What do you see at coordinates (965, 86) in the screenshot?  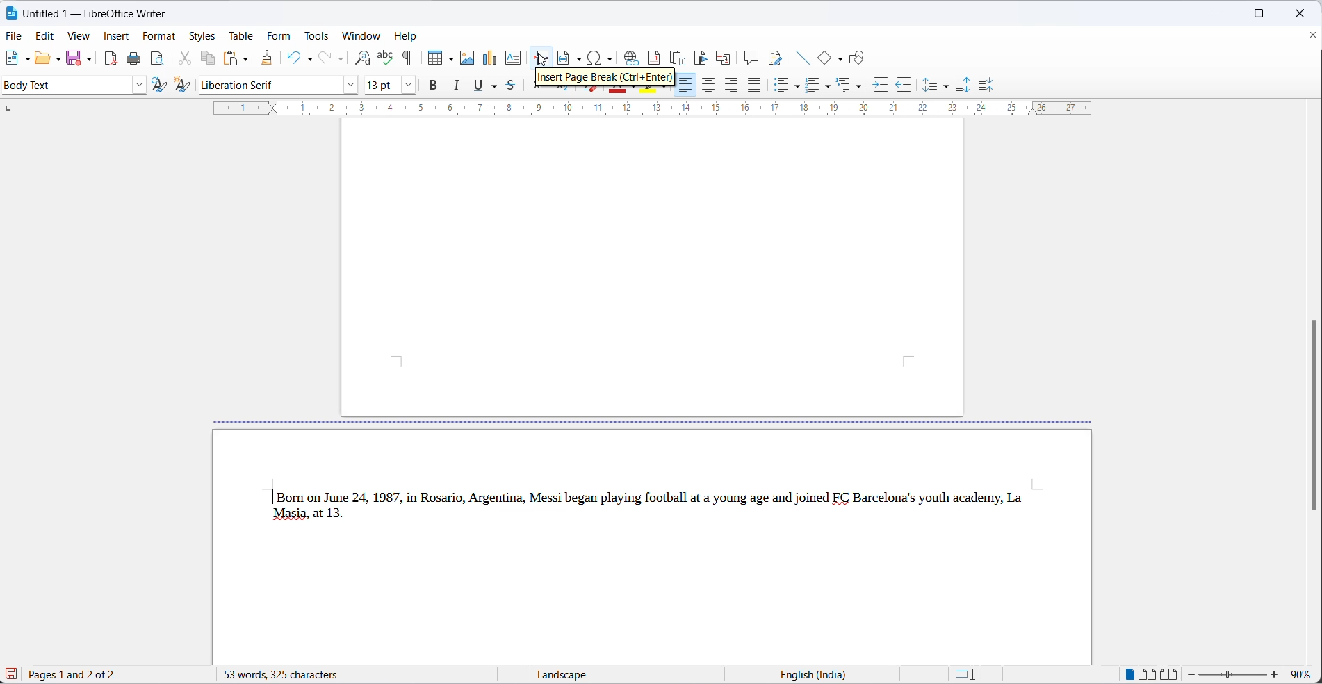 I see `increase paragraph spacing` at bounding box center [965, 86].